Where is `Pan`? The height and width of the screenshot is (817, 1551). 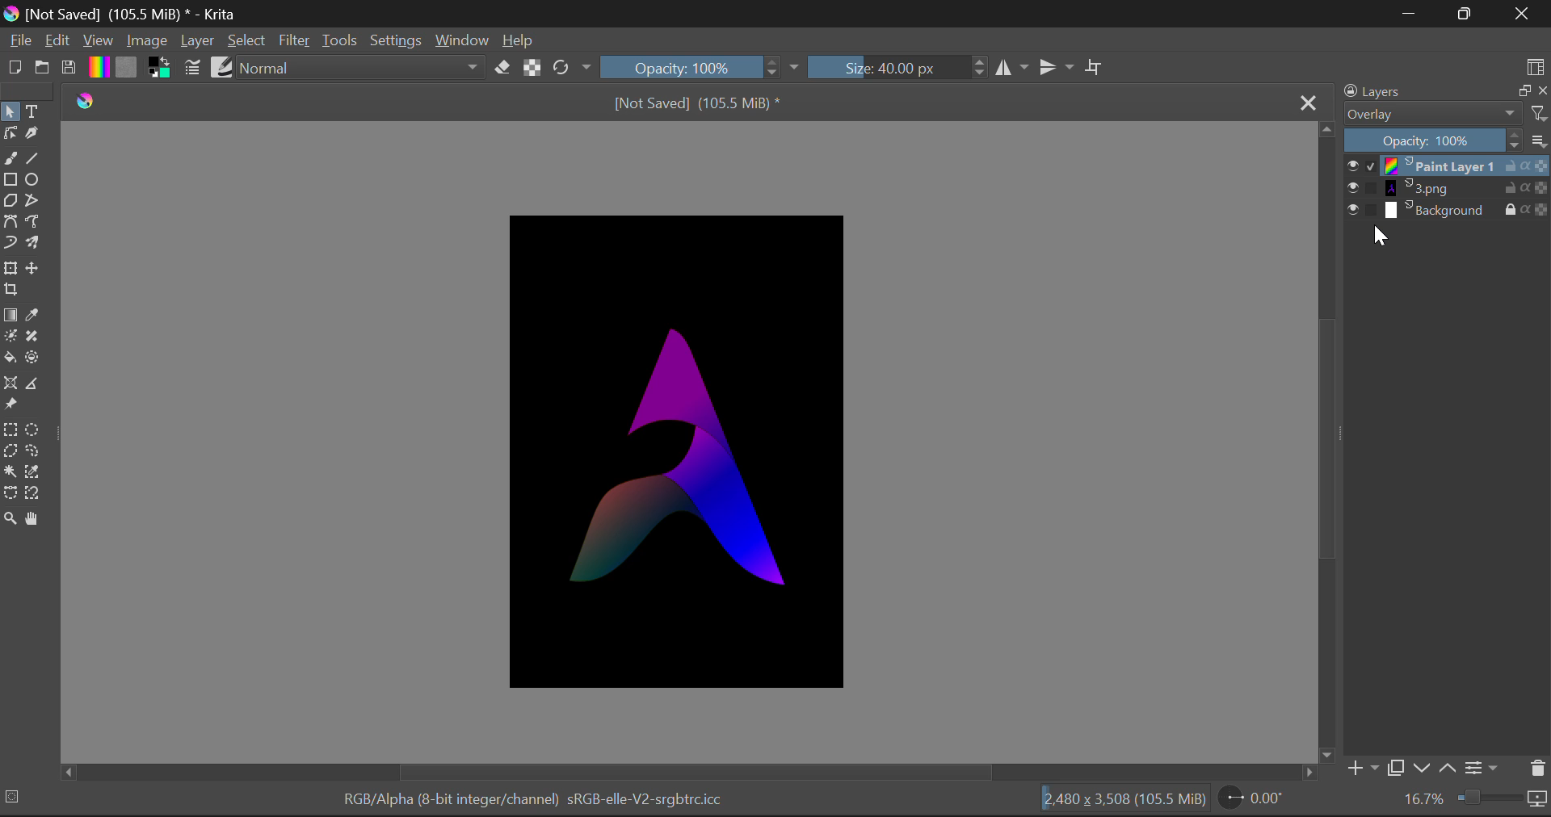
Pan is located at coordinates (35, 519).